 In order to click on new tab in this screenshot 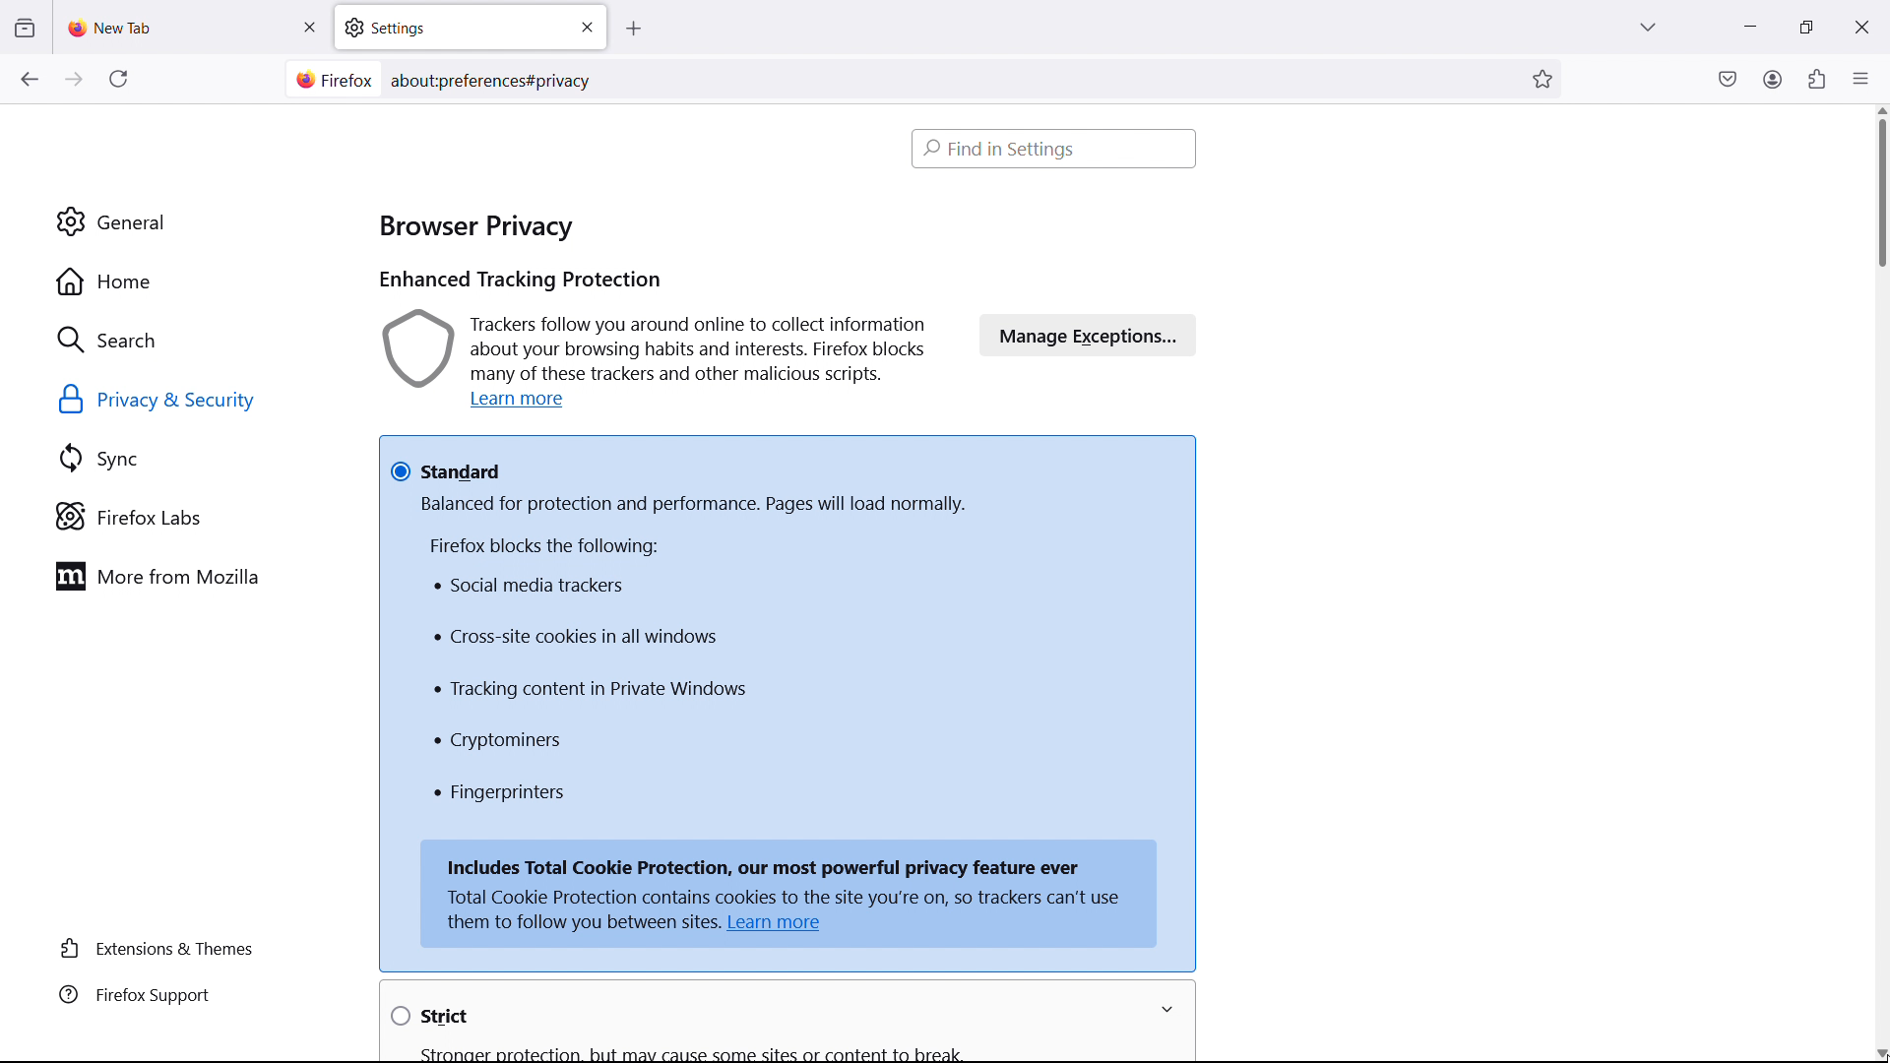, I will do `click(113, 28)`.